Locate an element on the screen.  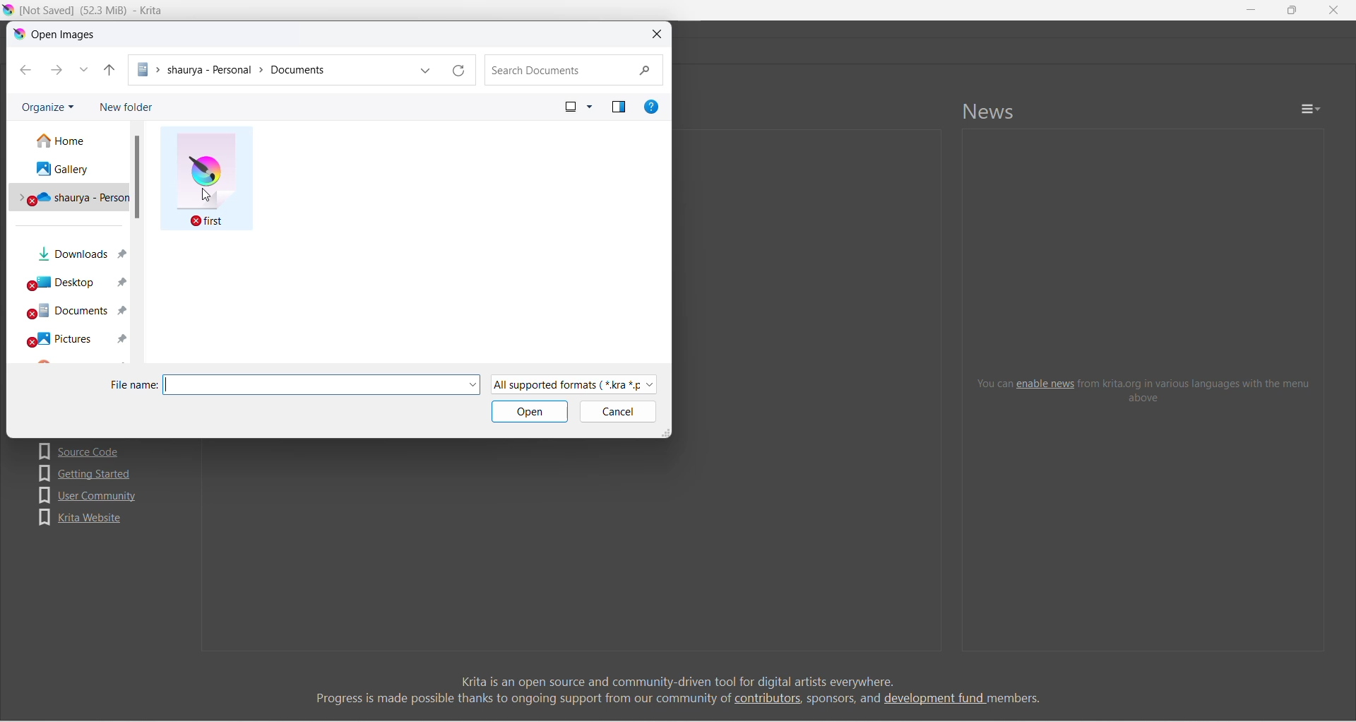
previous pane is located at coordinates (619, 107).